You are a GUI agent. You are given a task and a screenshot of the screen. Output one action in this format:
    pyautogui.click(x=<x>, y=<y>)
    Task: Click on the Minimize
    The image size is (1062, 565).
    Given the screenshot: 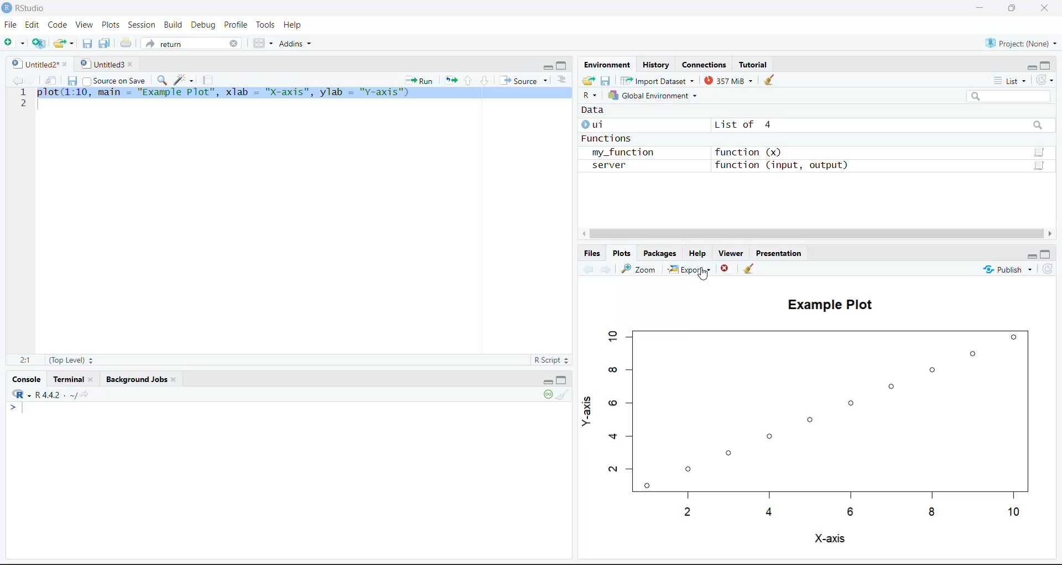 What is the action you would take?
    pyautogui.click(x=1030, y=66)
    